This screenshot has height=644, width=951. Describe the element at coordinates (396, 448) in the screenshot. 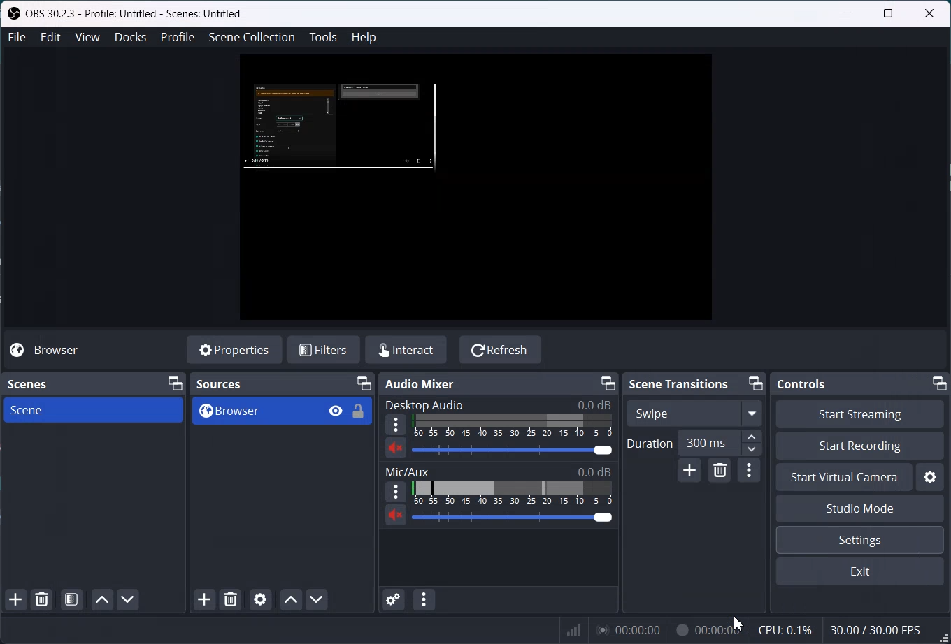

I see `Mute/ Unmute` at that location.